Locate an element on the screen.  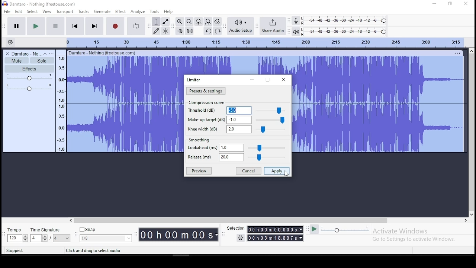
stop is located at coordinates (56, 26).